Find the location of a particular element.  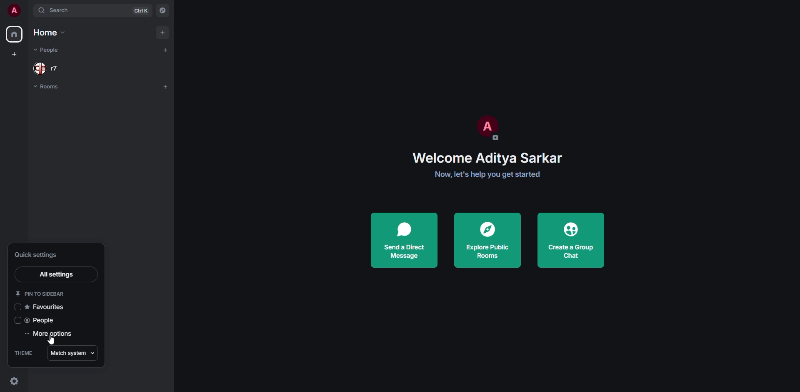

send direct message is located at coordinates (404, 240).